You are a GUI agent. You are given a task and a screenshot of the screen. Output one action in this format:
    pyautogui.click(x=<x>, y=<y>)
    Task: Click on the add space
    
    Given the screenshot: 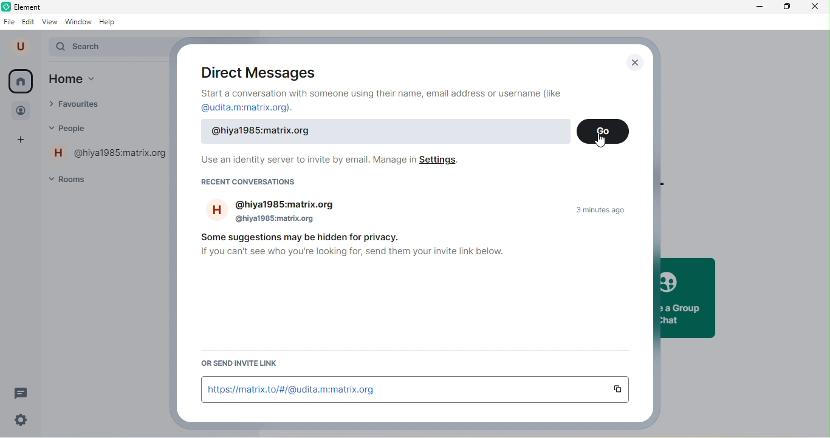 What is the action you would take?
    pyautogui.click(x=23, y=141)
    